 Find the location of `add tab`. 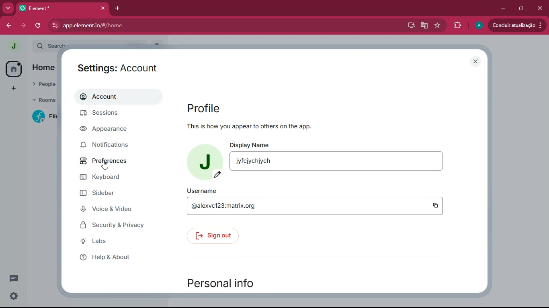

add tab is located at coordinates (118, 9).